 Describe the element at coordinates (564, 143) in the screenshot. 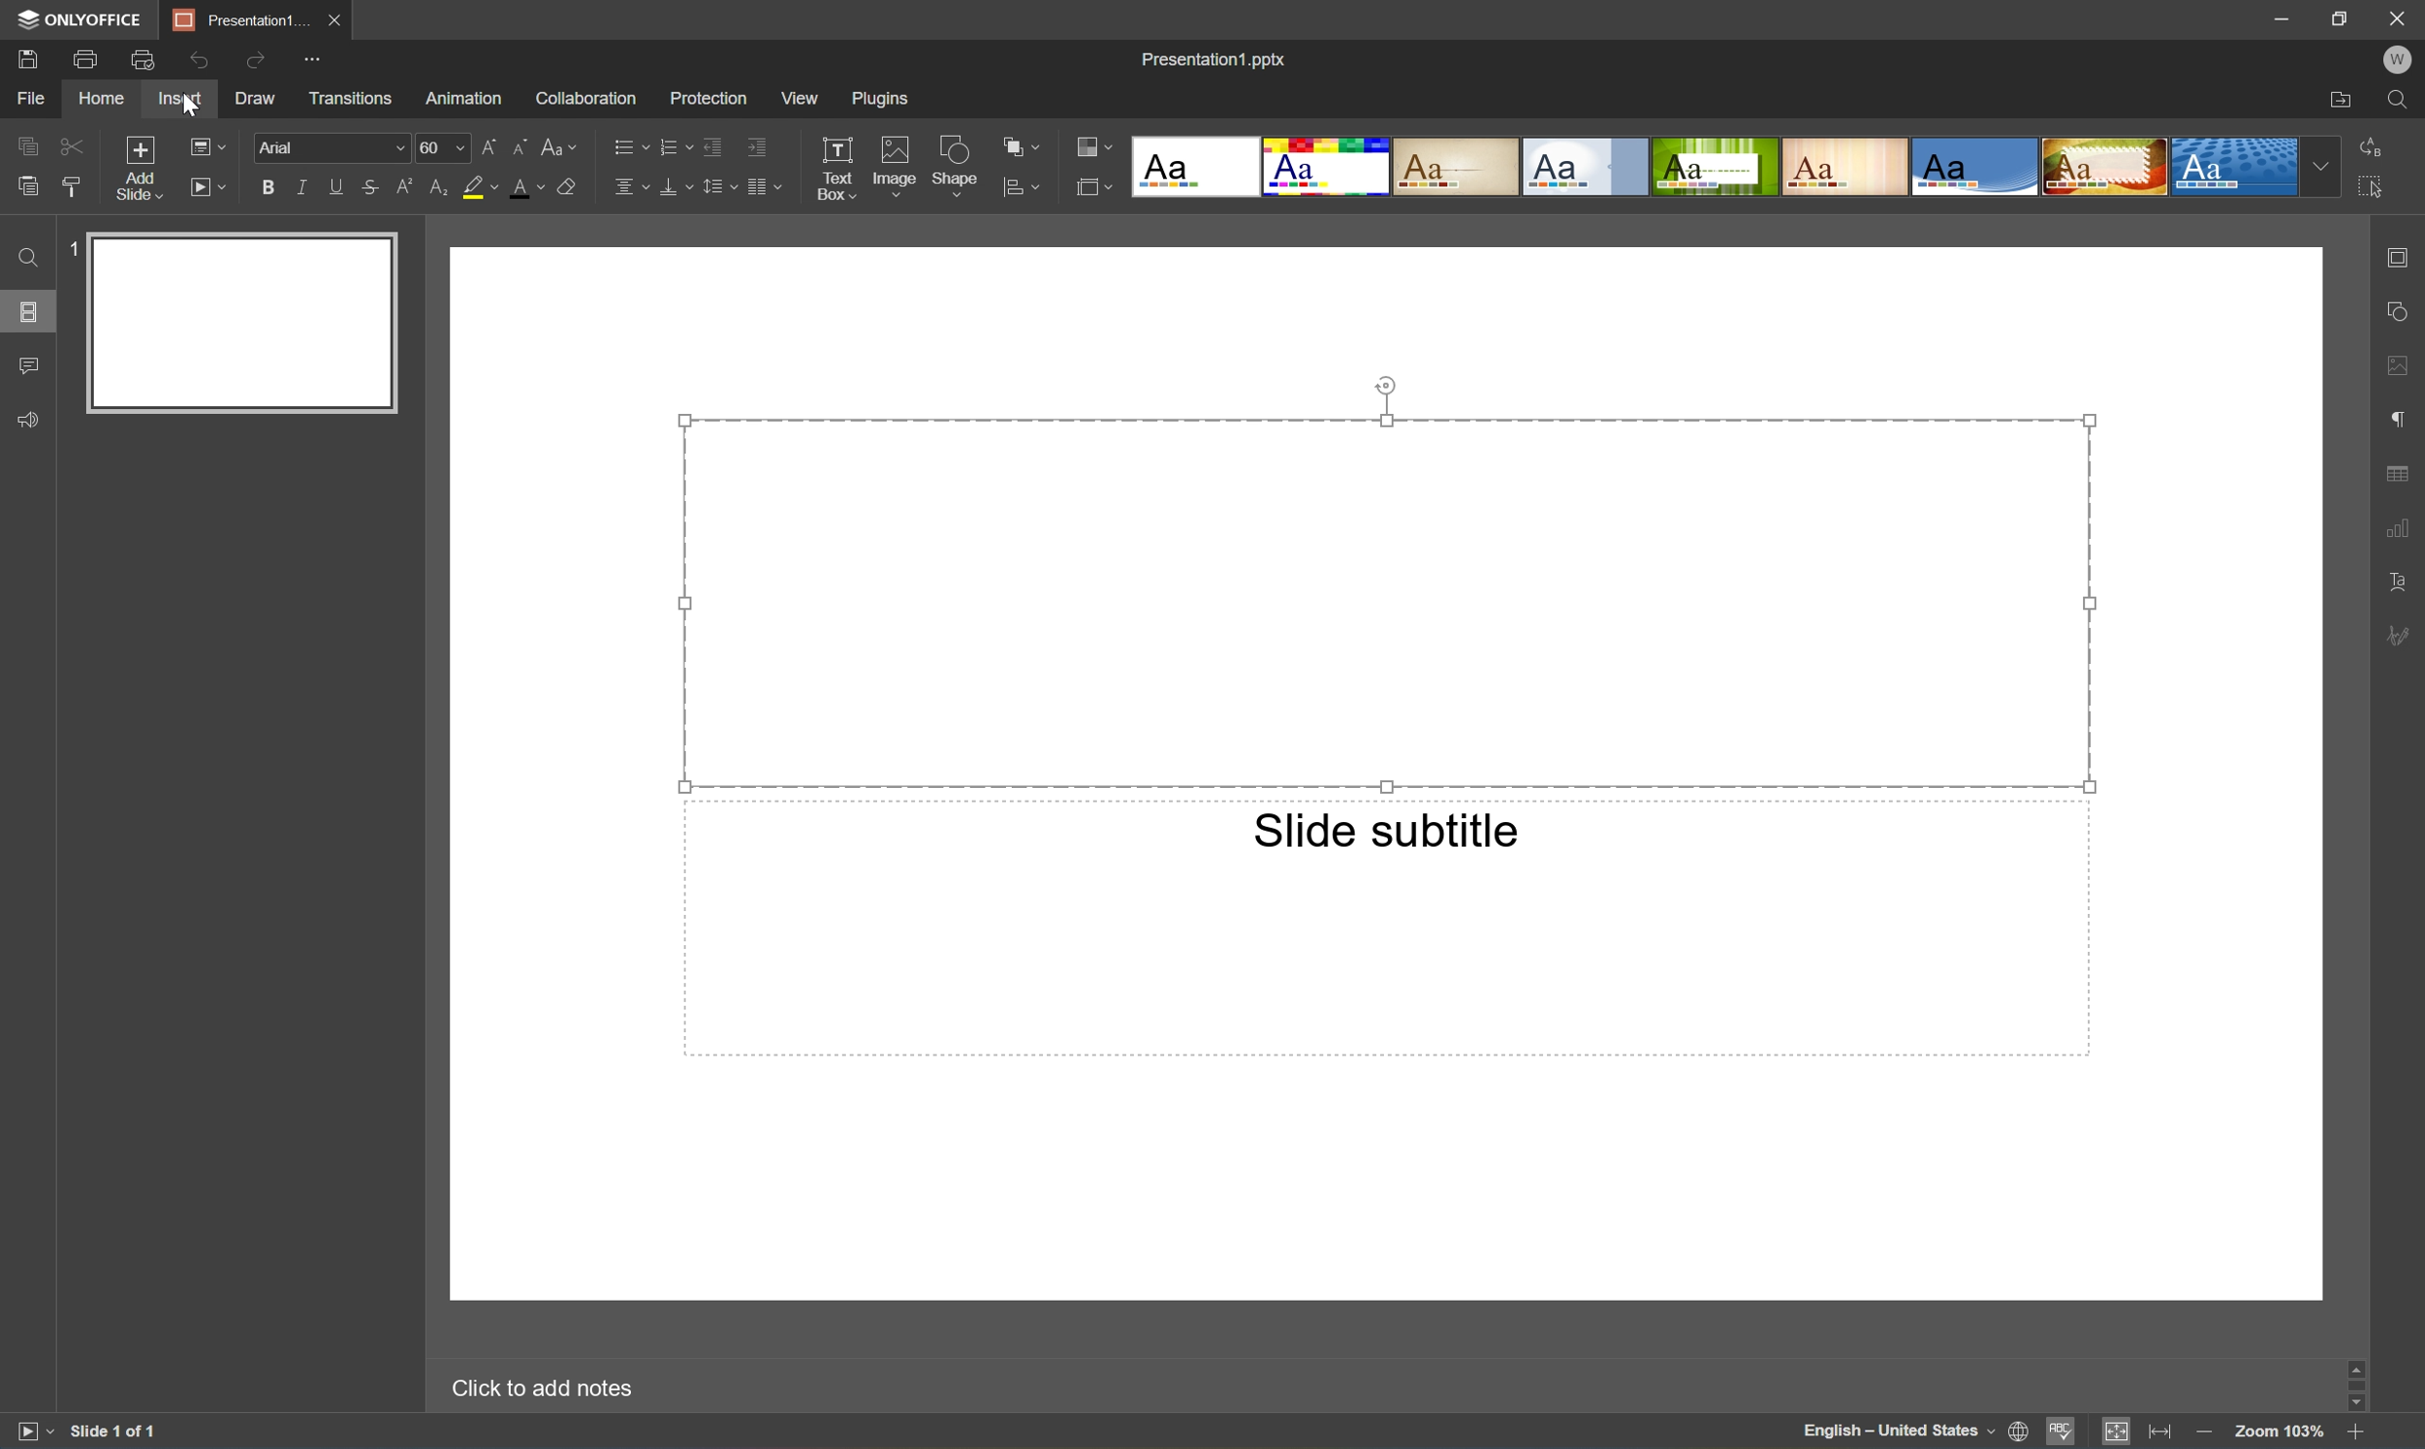

I see `Change case` at that location.